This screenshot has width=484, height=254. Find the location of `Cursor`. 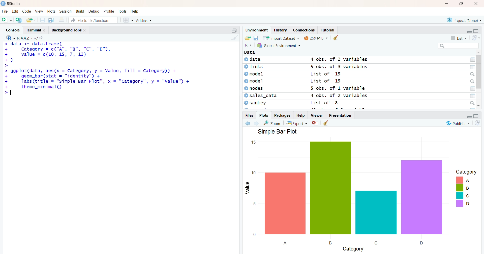

Cursor is located at coordinates (205, 47).